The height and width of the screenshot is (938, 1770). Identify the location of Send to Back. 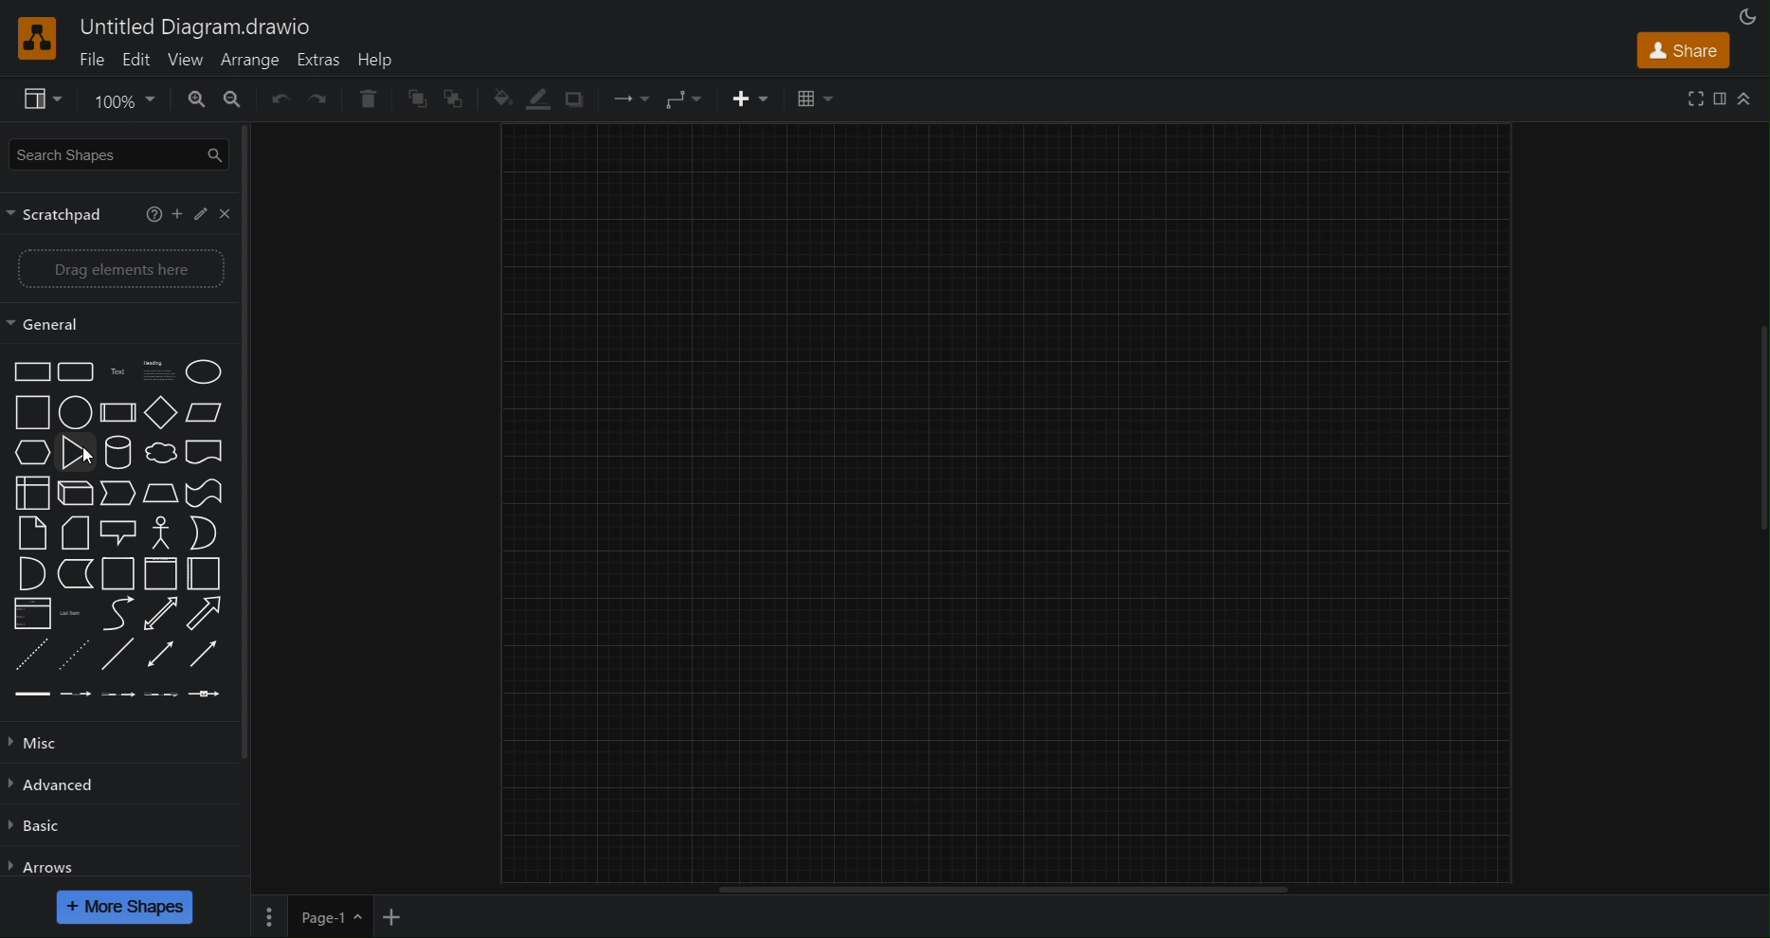
(460, 99).